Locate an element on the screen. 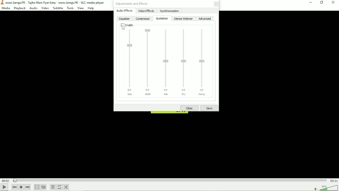 The width and height of the screenshot is (339, 191). Adjustments and effects is located at coordinates (131, 4).